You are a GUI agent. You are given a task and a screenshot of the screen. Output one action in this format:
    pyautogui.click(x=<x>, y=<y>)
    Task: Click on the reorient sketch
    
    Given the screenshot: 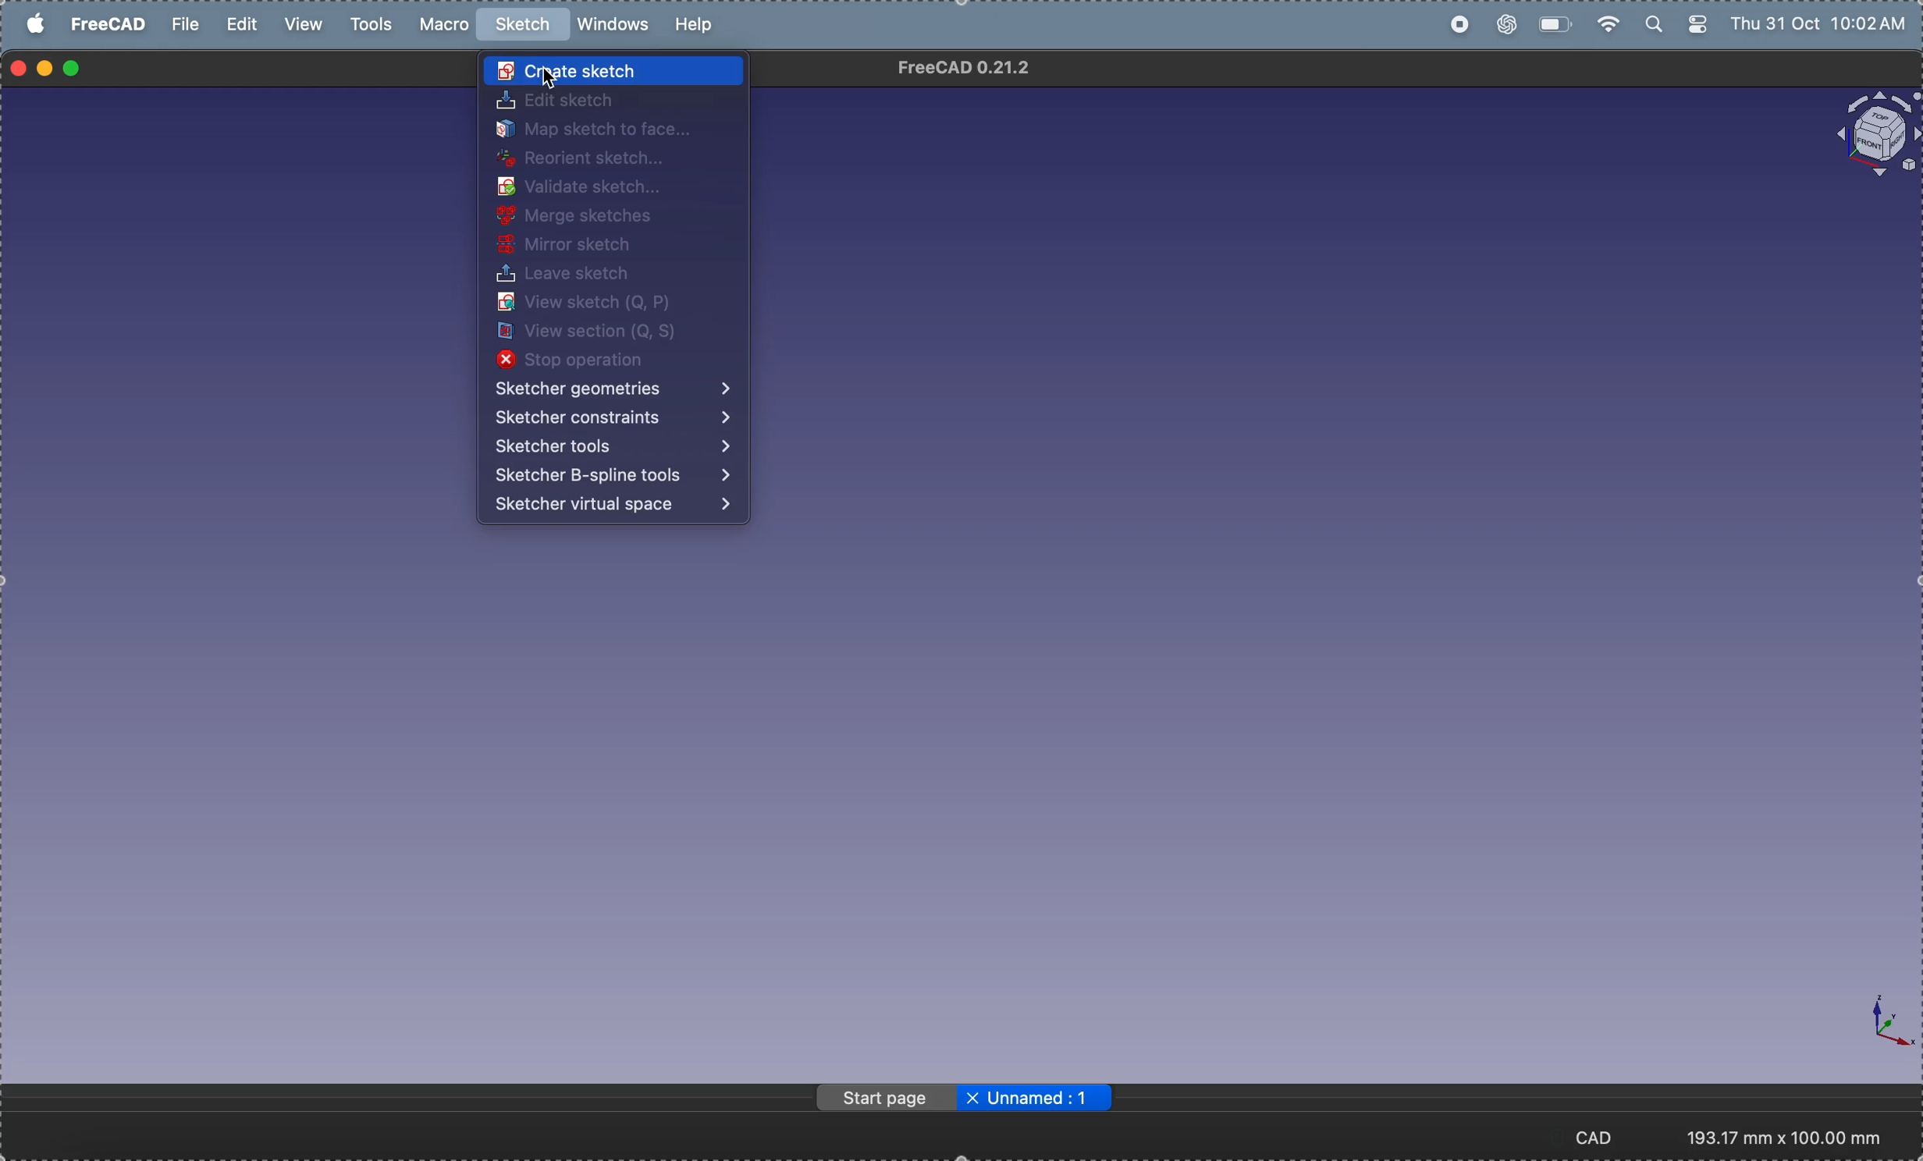 What is the action you would take?
    pyautogui.click(x=606, y=159)
    